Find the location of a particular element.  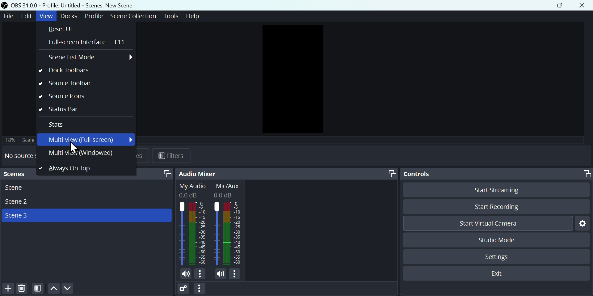

Stats is located at coordinates (85, 125).